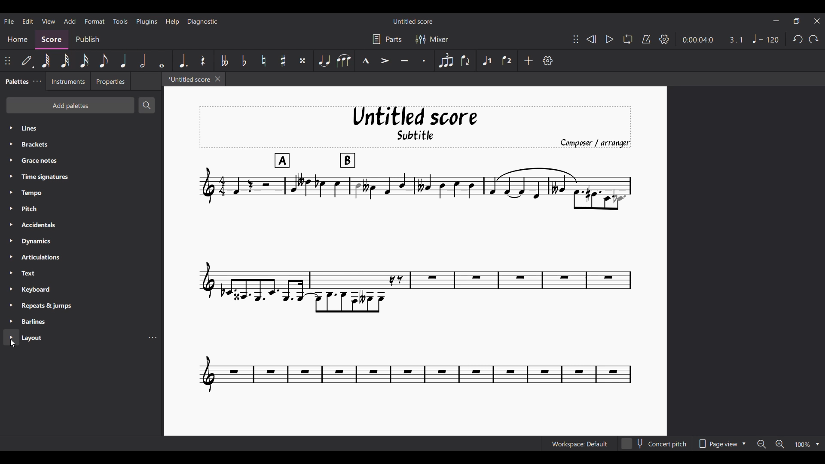 The height and width of the screenshot is (464, 825). What do you see at coordinates (415, 250) in the screenshot?
I see `Current score` at bounding box center [415, 250].